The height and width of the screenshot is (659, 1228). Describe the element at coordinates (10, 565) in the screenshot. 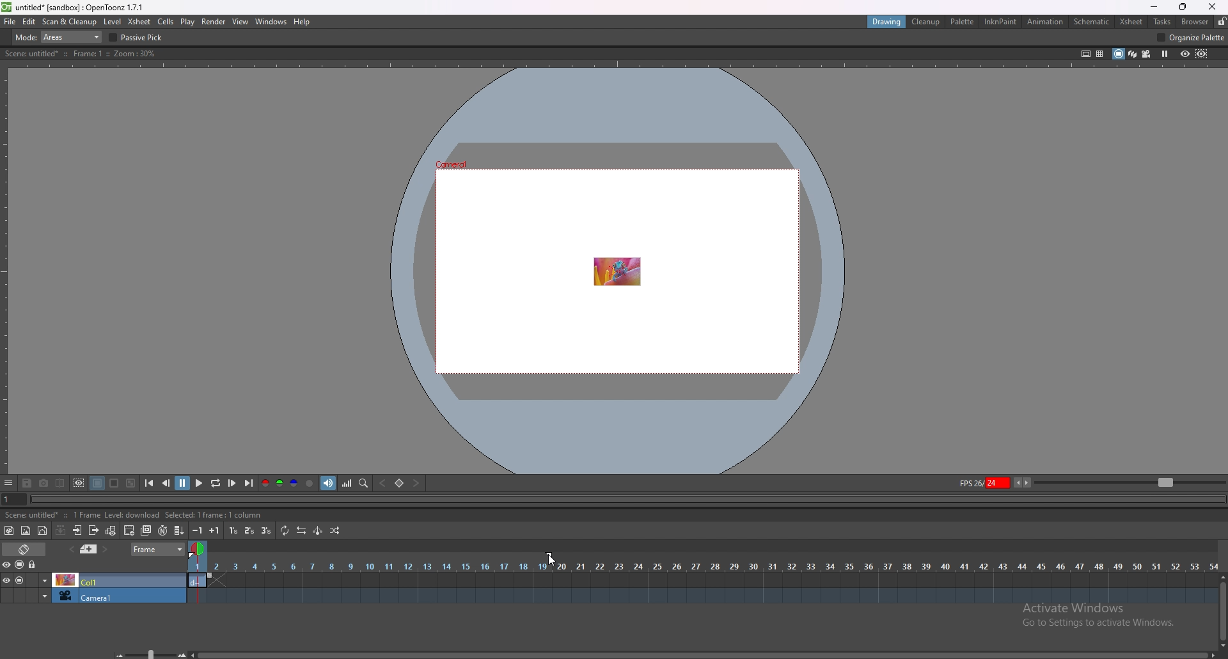

I see `visibility toggle` at that location.